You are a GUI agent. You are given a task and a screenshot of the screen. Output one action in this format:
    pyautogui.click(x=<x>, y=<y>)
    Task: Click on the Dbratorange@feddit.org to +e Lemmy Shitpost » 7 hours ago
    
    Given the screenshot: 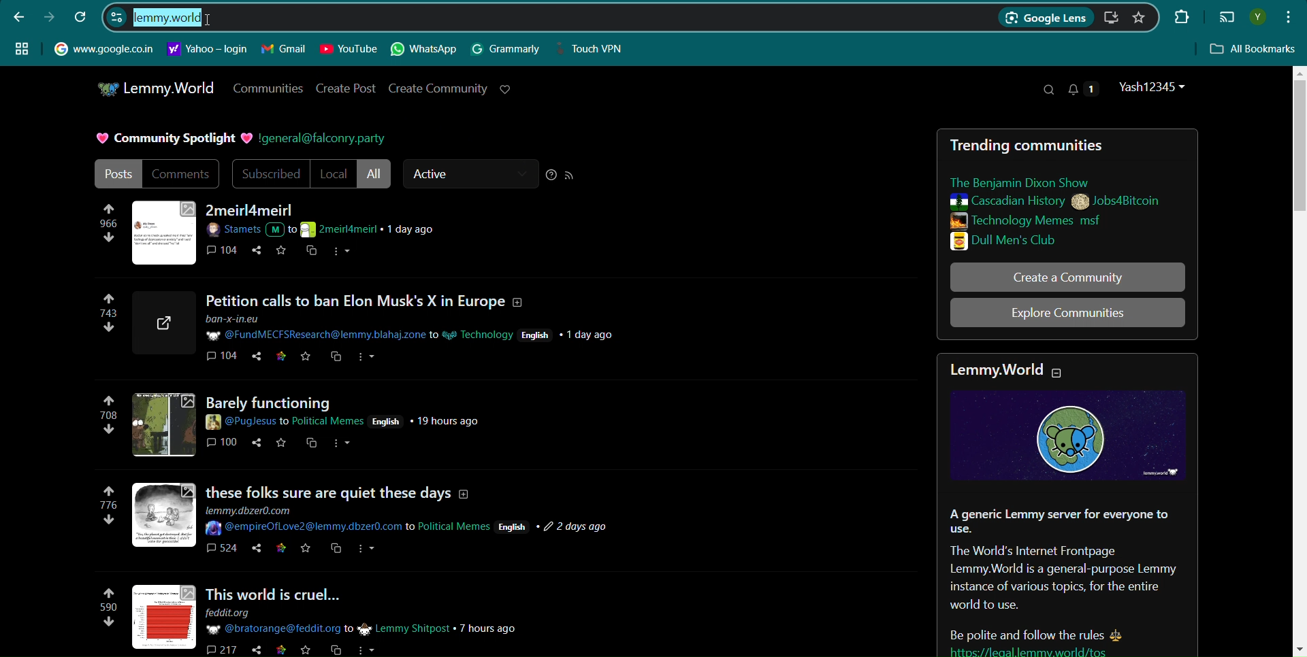 What is the action you would take?
    pyautogui.click(x=362, y=628)
    